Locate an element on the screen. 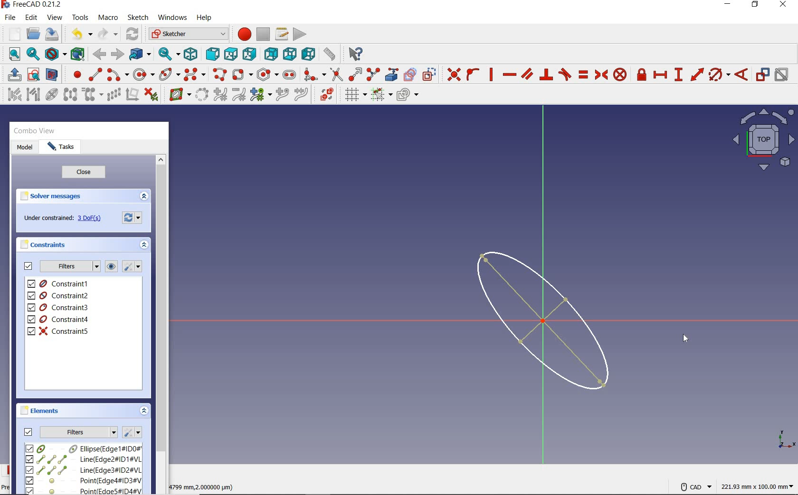 The height and width of the screenshot is (495, 798). settings is located at coordinates (132, 432).